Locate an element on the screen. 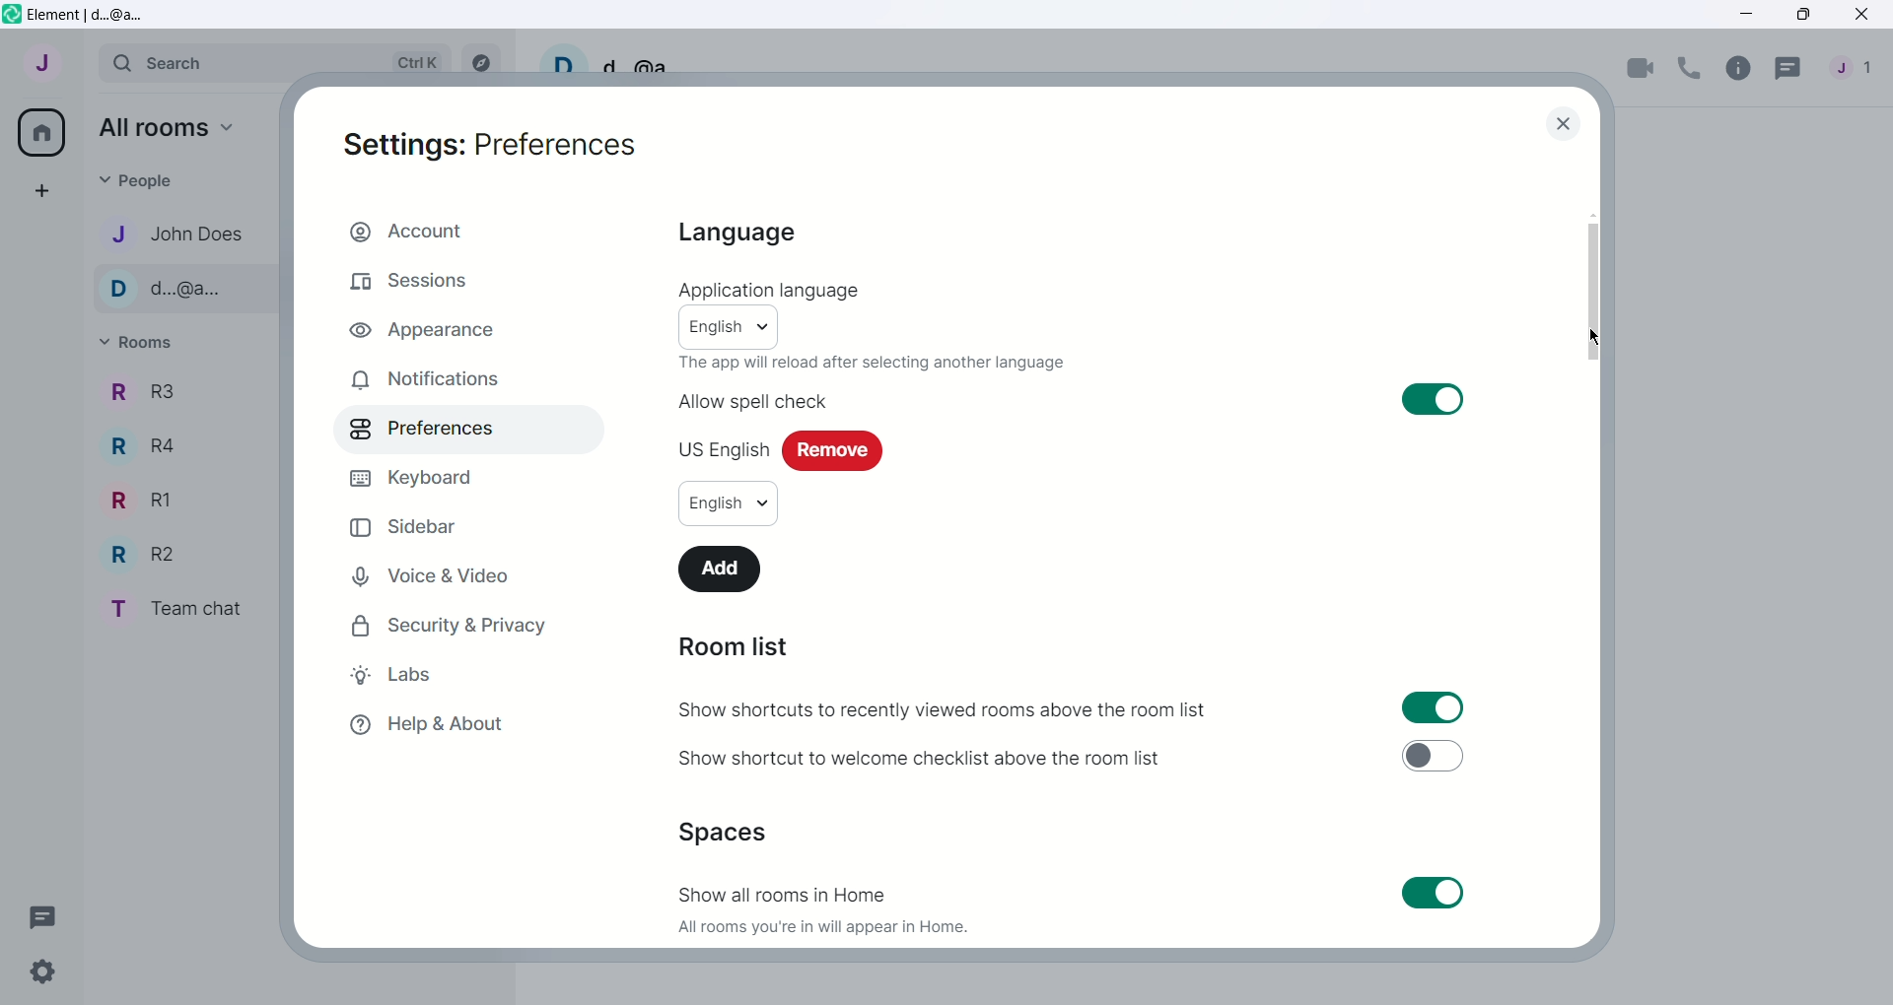 The width and height of the screenshot is (1893, 1005). Allow spell check is located at coordinates (753, 402).